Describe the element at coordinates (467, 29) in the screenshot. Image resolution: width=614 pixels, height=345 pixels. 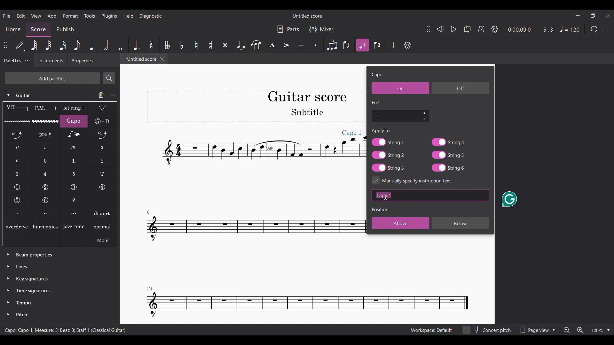
I see `Loop playback` at that location.